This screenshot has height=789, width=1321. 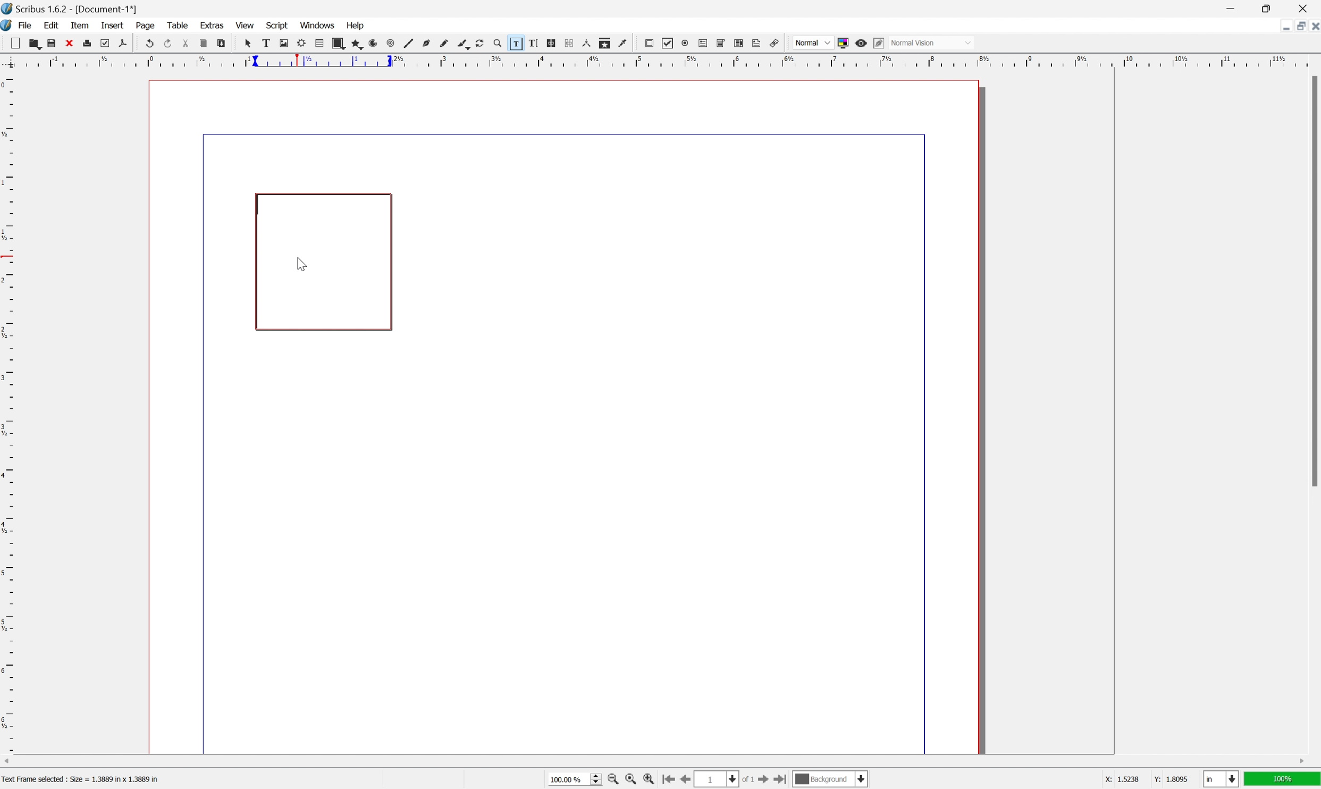 I want to click on cut, so click(x=186, y=43).